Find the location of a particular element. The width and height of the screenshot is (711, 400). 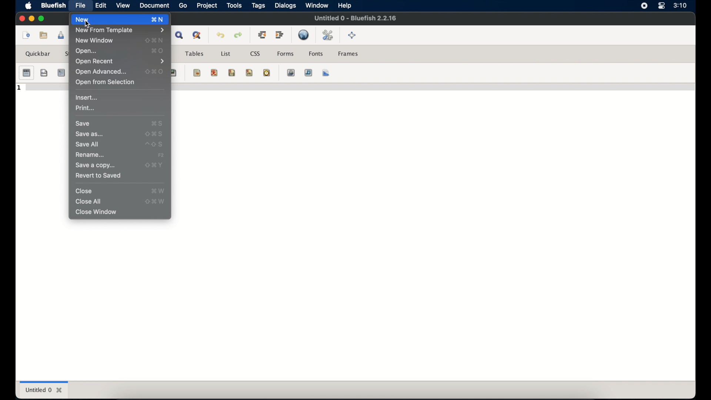

window is located at coordinates (317, 5).